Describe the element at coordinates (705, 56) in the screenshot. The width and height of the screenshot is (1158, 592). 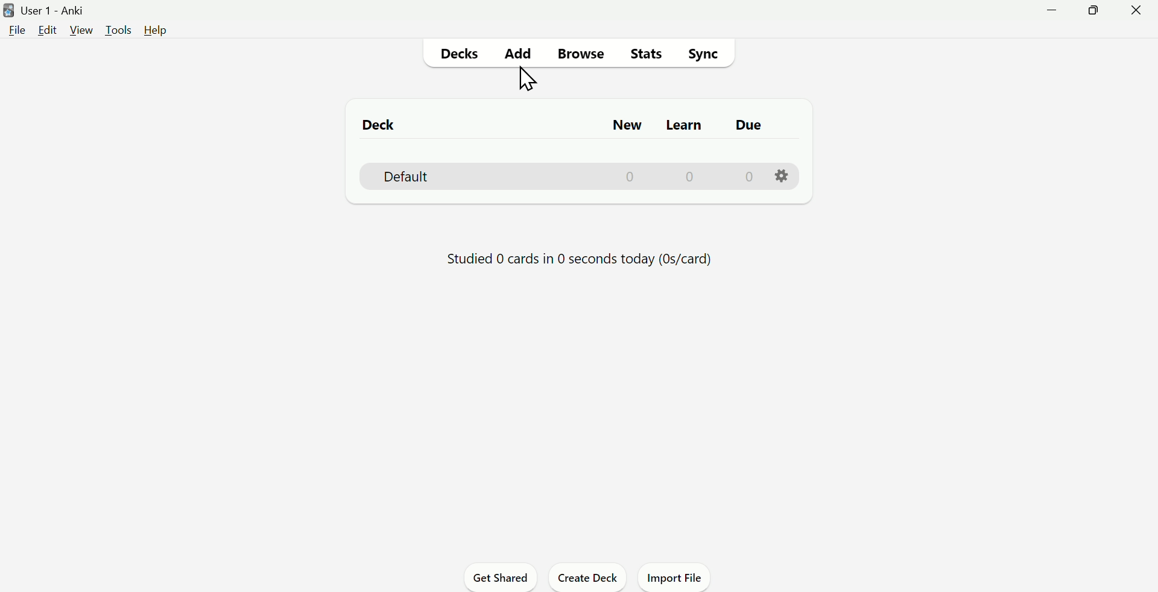
I see `Sync` at that location.